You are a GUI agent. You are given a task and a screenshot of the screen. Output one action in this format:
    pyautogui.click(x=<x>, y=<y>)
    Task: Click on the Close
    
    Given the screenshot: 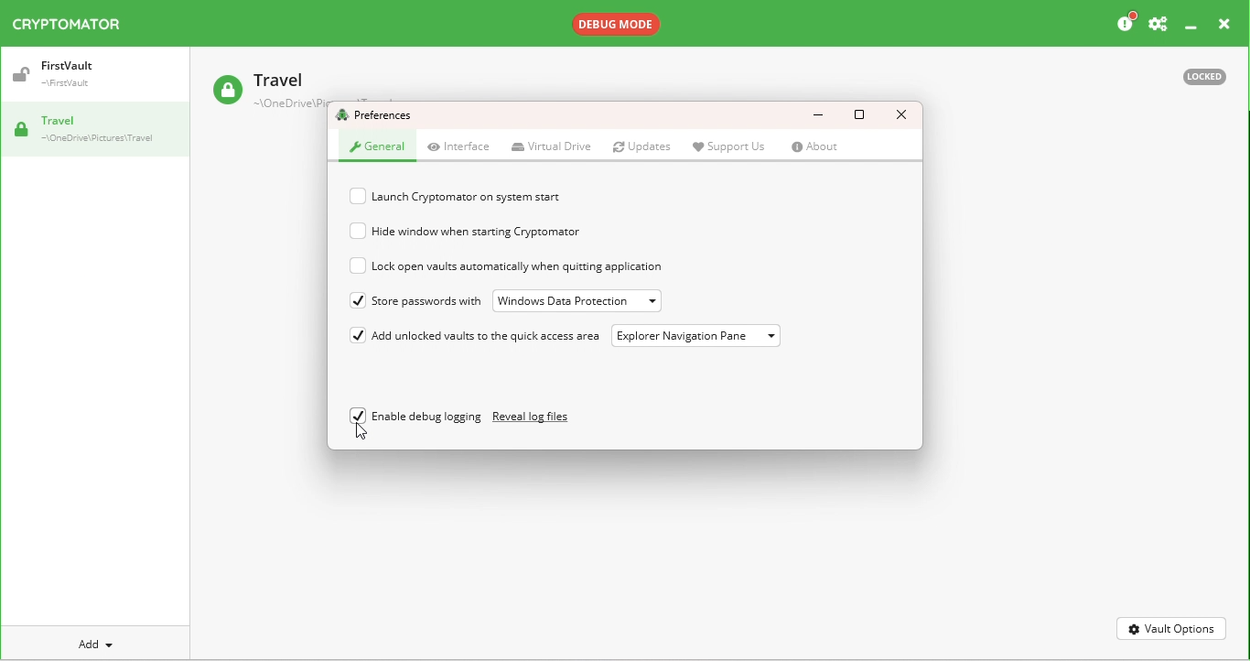 What is the action you would take?
    pyautogui.click(x=1220, y=24)
    